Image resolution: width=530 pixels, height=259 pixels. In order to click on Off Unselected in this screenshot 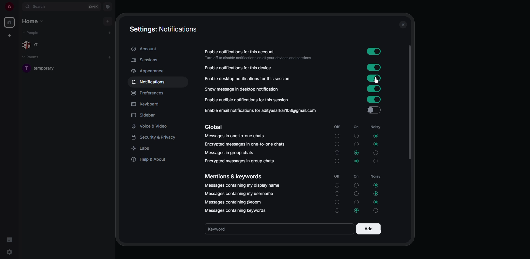, I will do `click(337, 193)`.